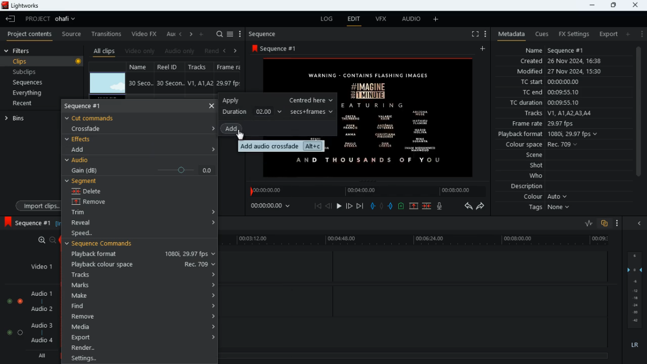 This screenshot has width=647, height=364. I want to click on right, so click(236, 51).